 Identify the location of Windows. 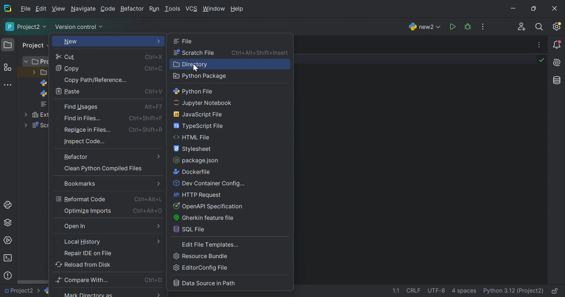
(214, 9).